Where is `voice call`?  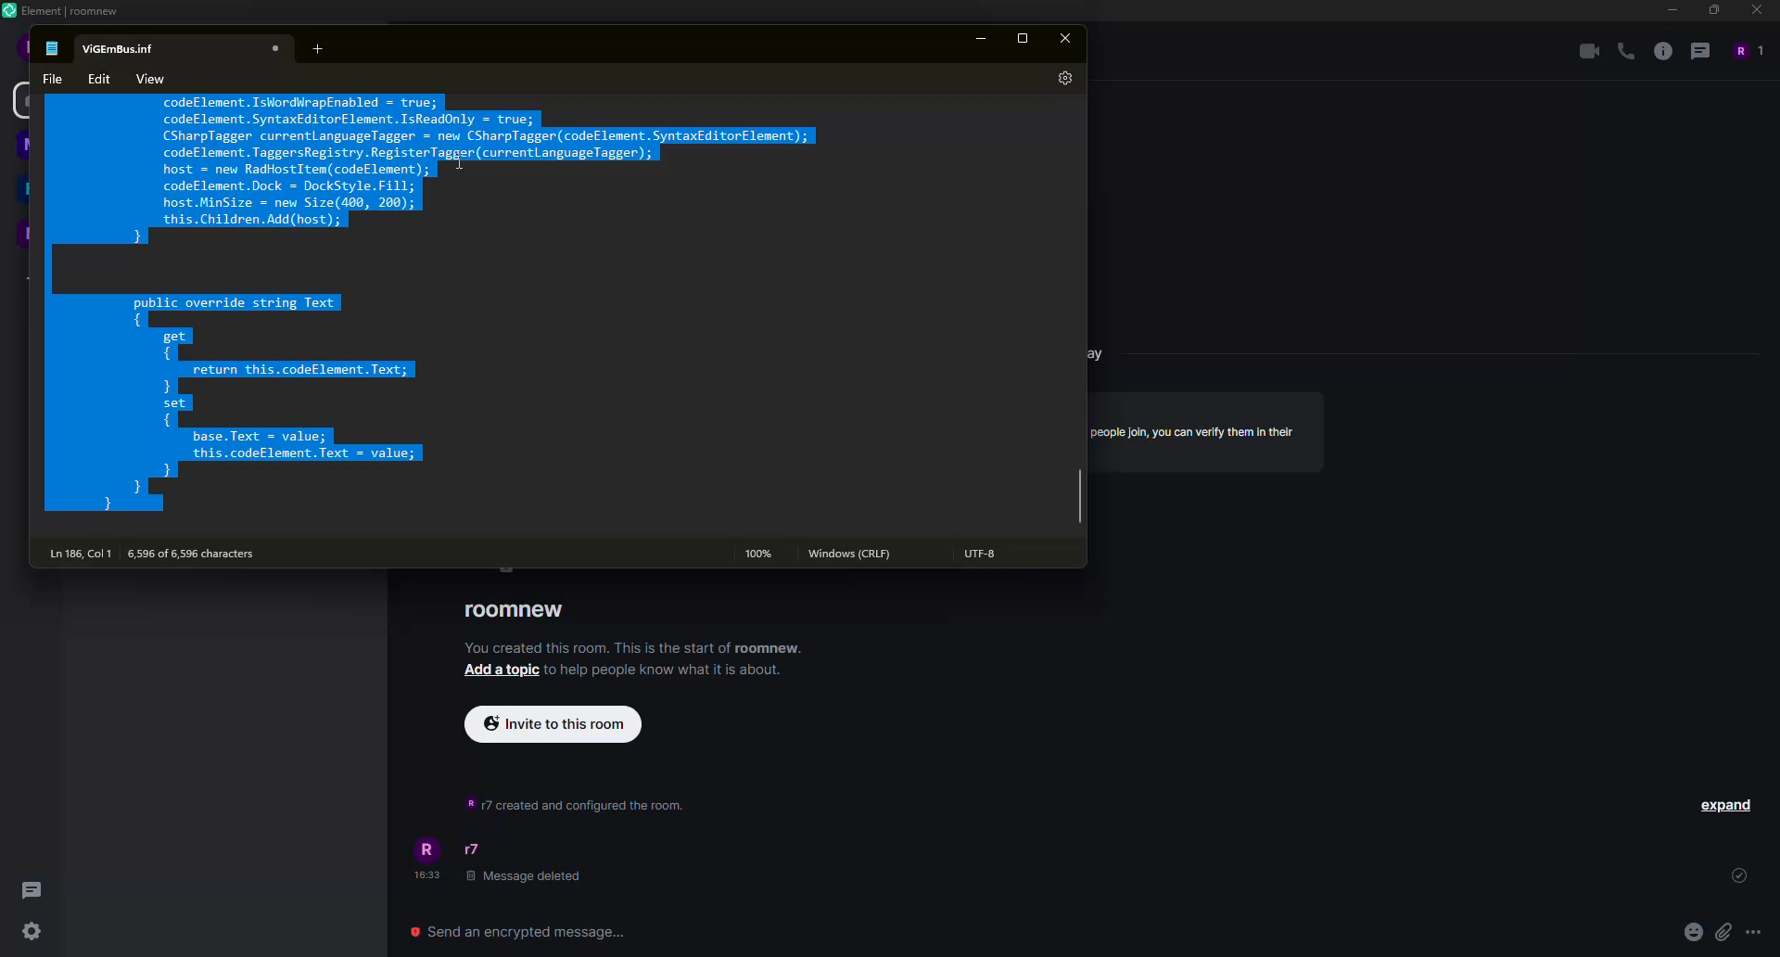 voice call is located at coordinates (1622, 52).